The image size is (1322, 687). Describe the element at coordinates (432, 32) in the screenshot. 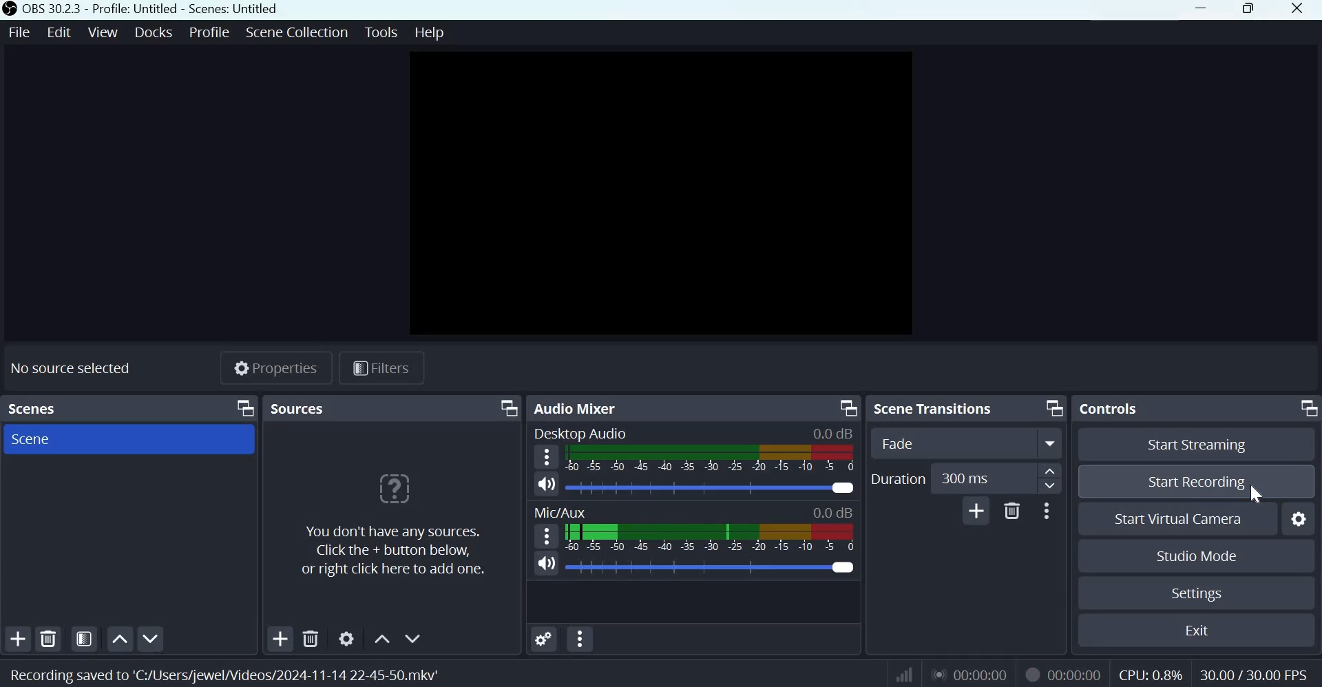

I see `Help` at that location.